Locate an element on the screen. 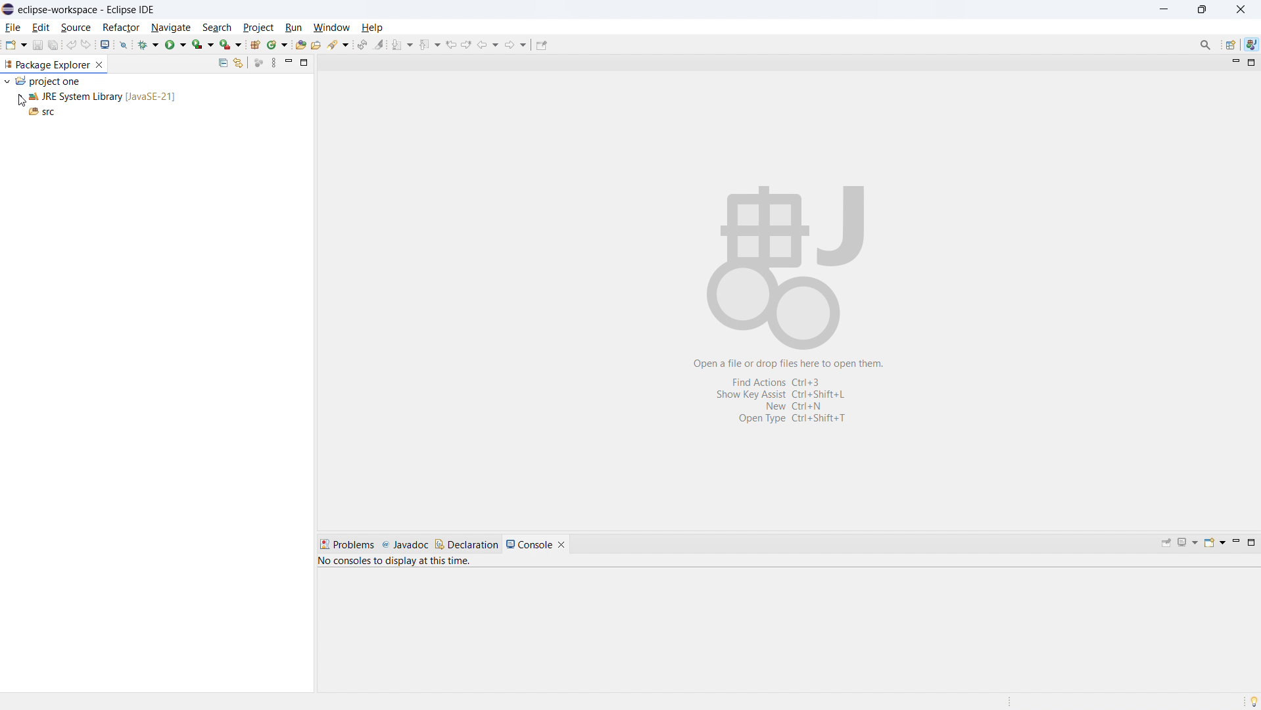 The width and height of the screenshot is (1261, 710). toggle ant mark occurances is located at coordinates (379, 43).